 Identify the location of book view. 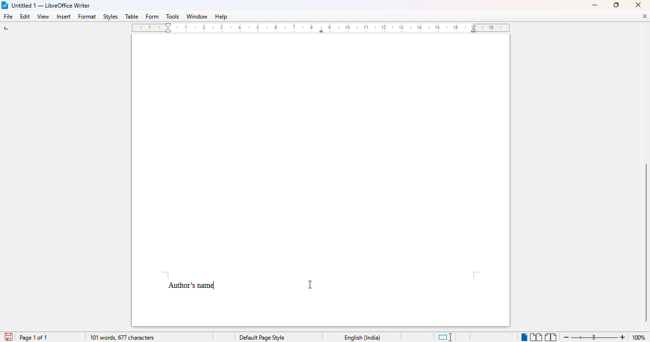
(550, 337).